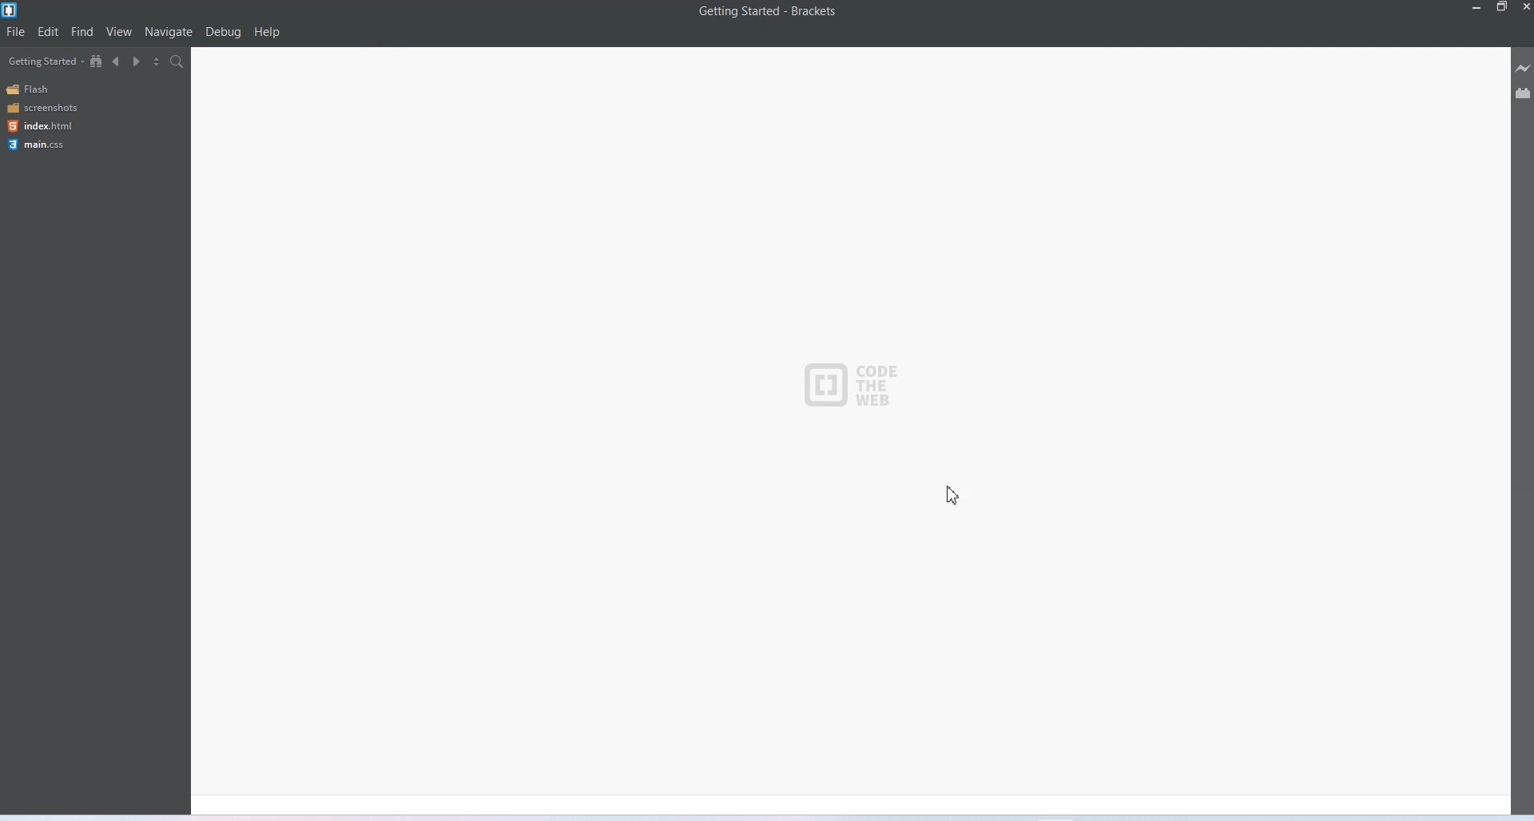  What do you see at coordinates (169, 33) in the screenshot?
I see `Navigate` at bounding box center [169, 33].